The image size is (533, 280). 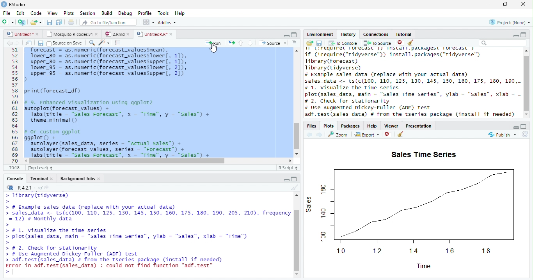 I want to click on Go to file/function, so click(x=108, y=22).